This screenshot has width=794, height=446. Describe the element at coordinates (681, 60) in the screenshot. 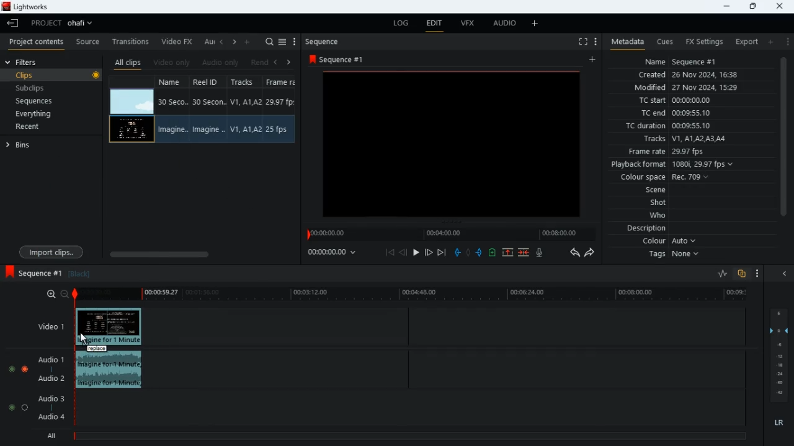

I see `name` at that location.